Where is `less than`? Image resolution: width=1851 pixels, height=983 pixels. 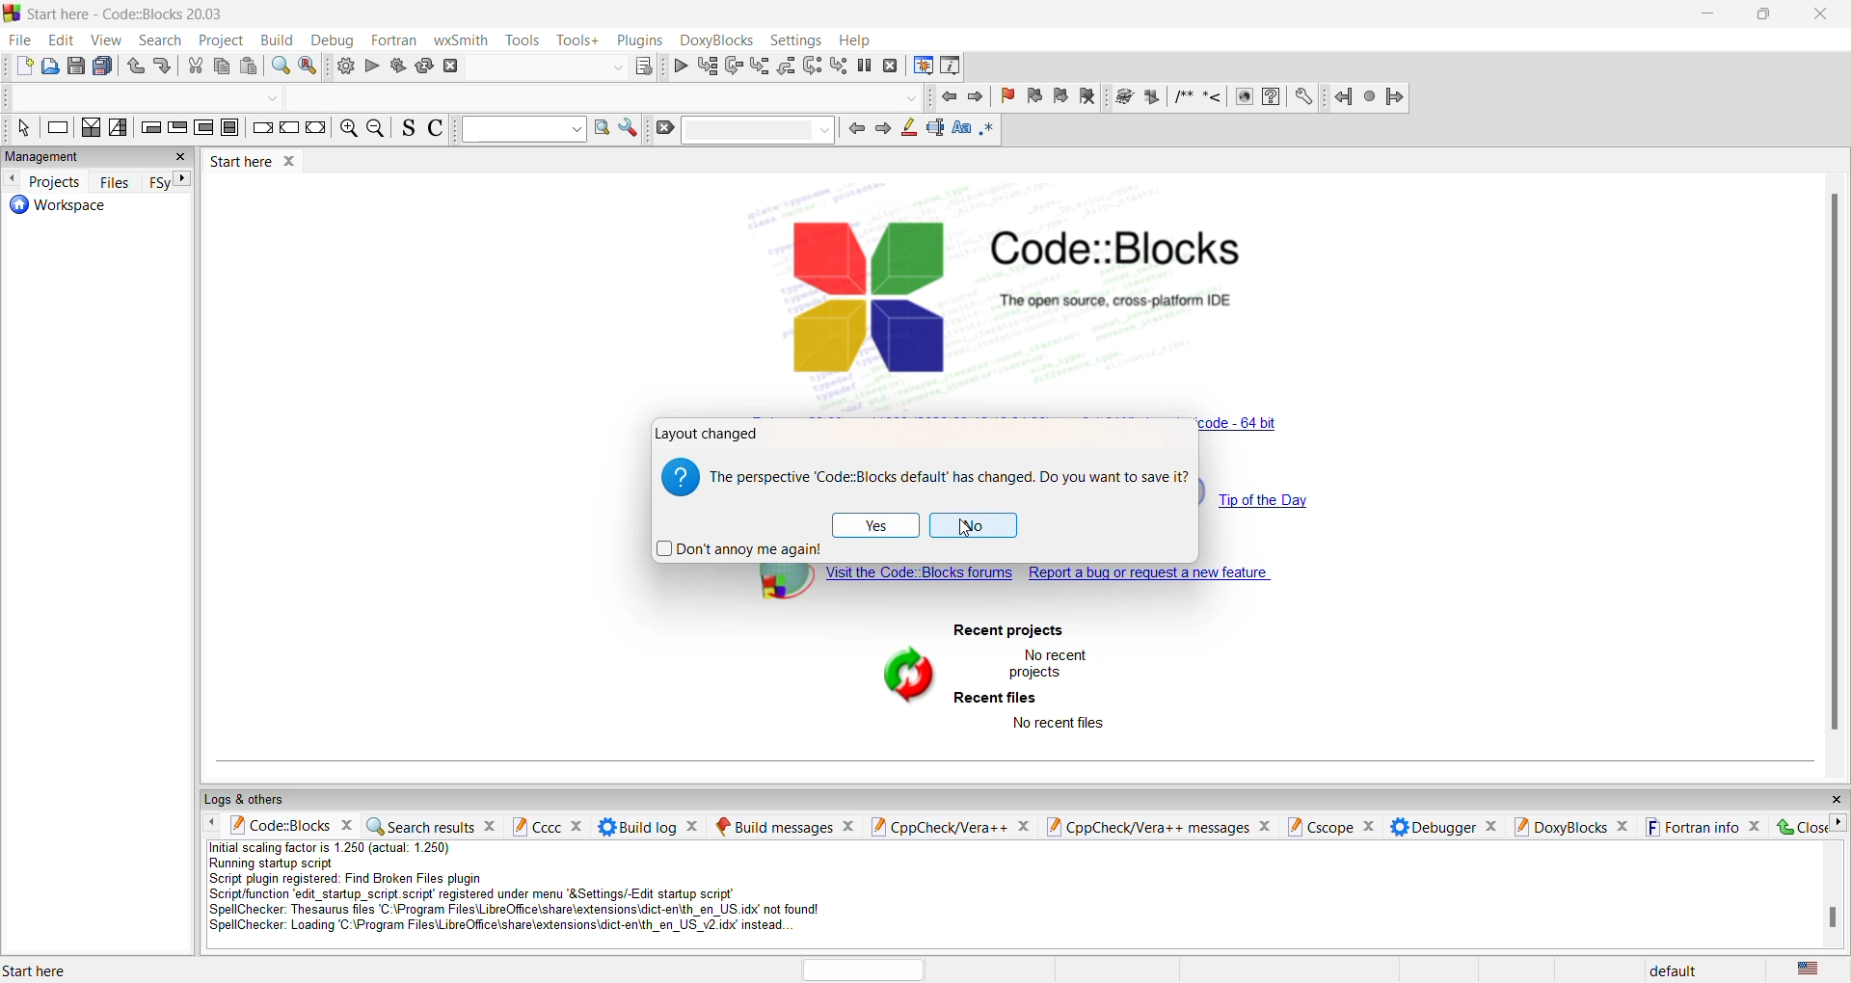 less than is located at coordinates (1213, 97).